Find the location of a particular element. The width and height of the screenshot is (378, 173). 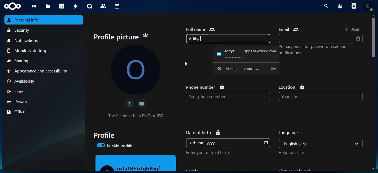

save is located at coordinates (142, 104).